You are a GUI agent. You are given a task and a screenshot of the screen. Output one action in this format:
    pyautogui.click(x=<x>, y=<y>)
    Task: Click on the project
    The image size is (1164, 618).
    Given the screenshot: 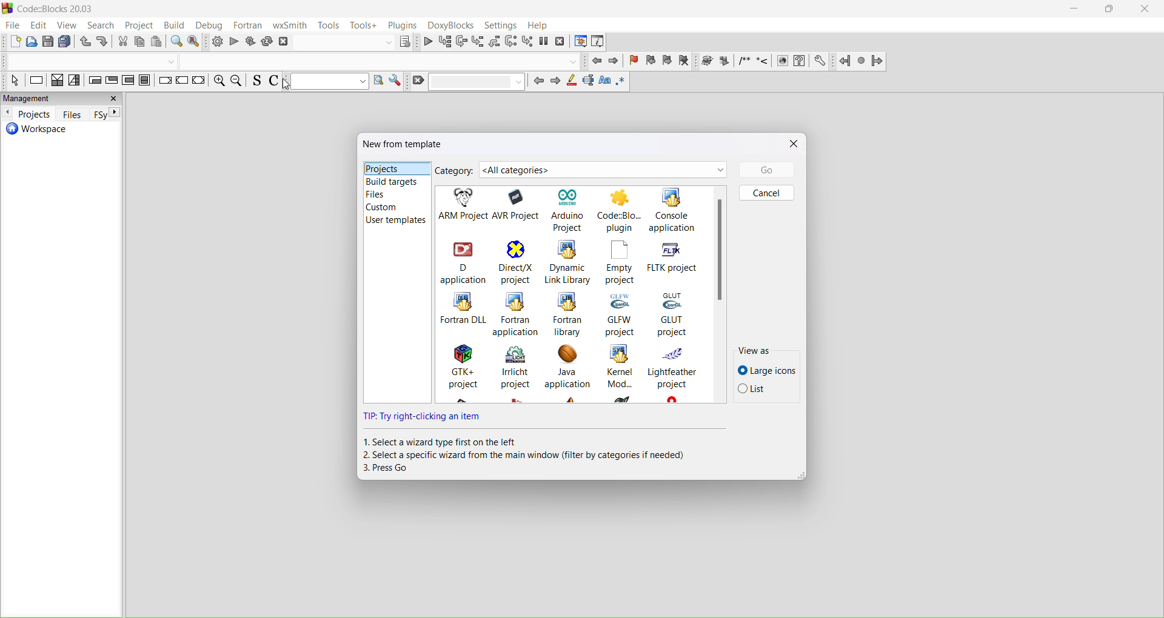 What is the action you would take?
    pyautogui.click(x=138, y=27)
    